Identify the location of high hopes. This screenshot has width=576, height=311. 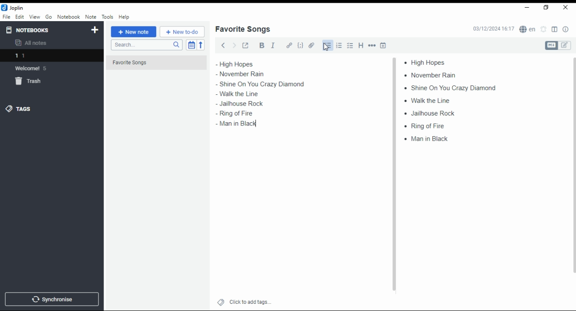
(246, 64).